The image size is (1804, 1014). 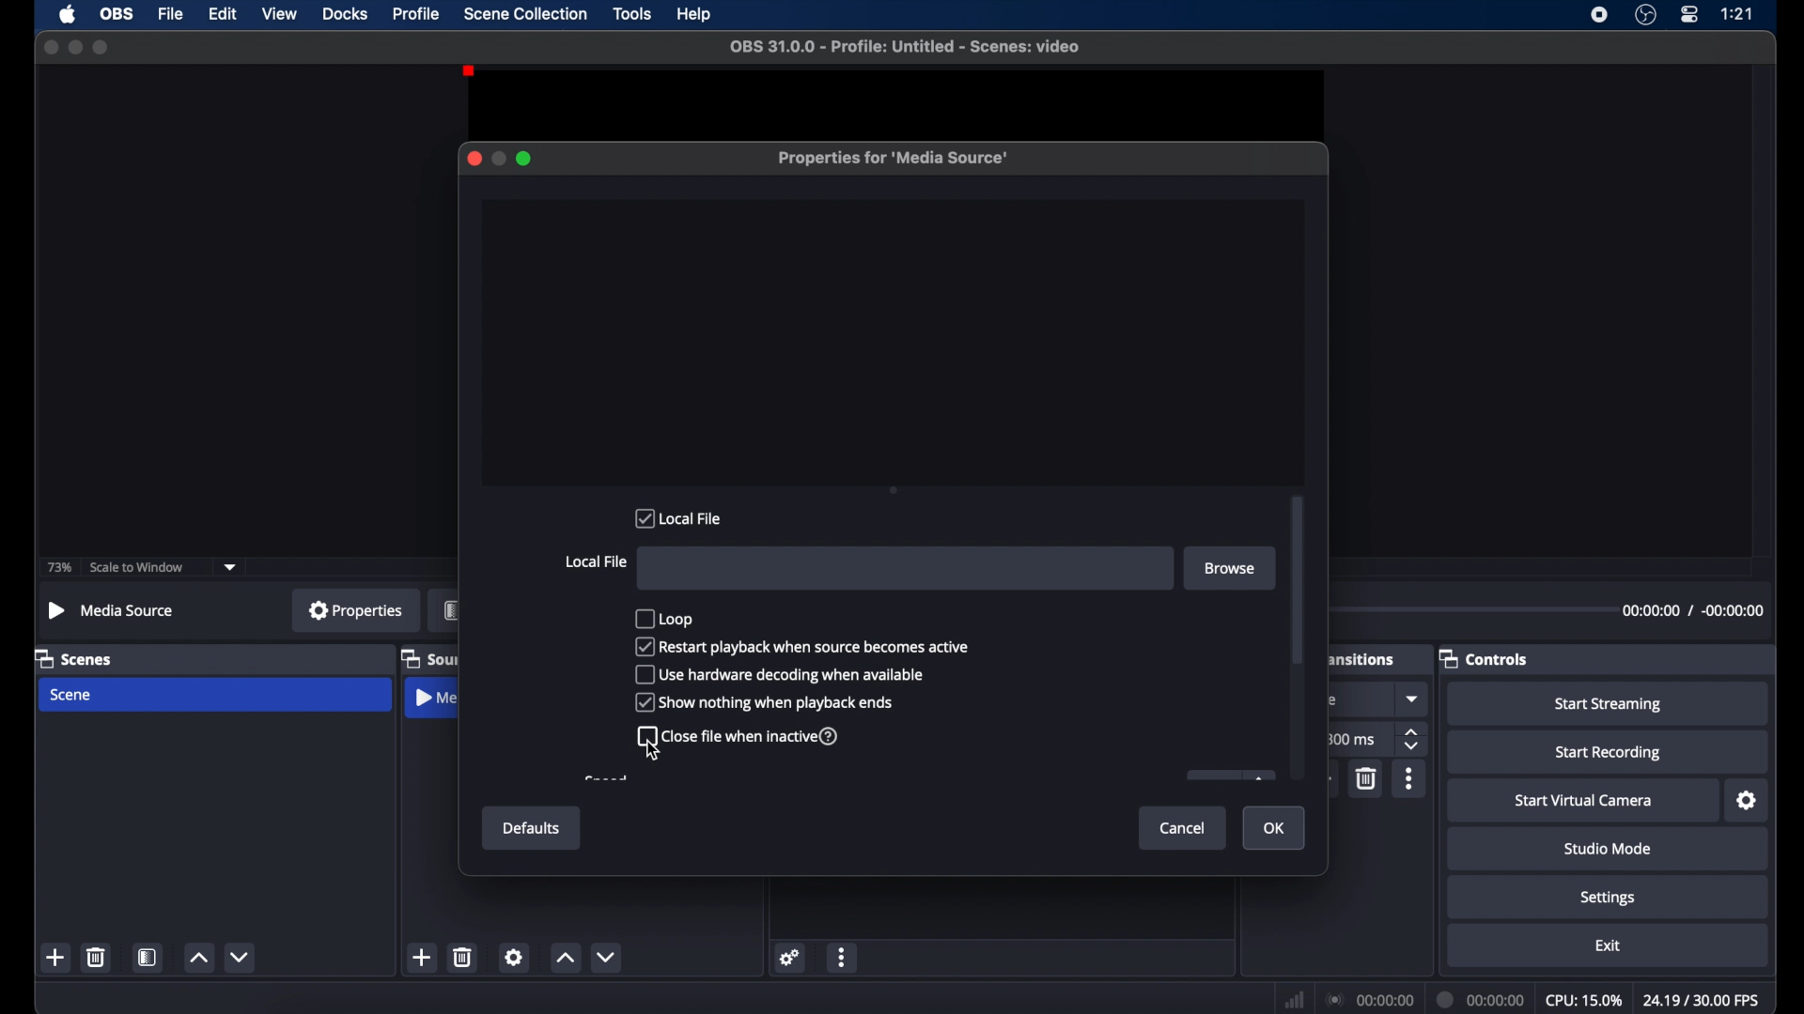 I want to click on use hardware decoding when available, so click(x=780, y=674).